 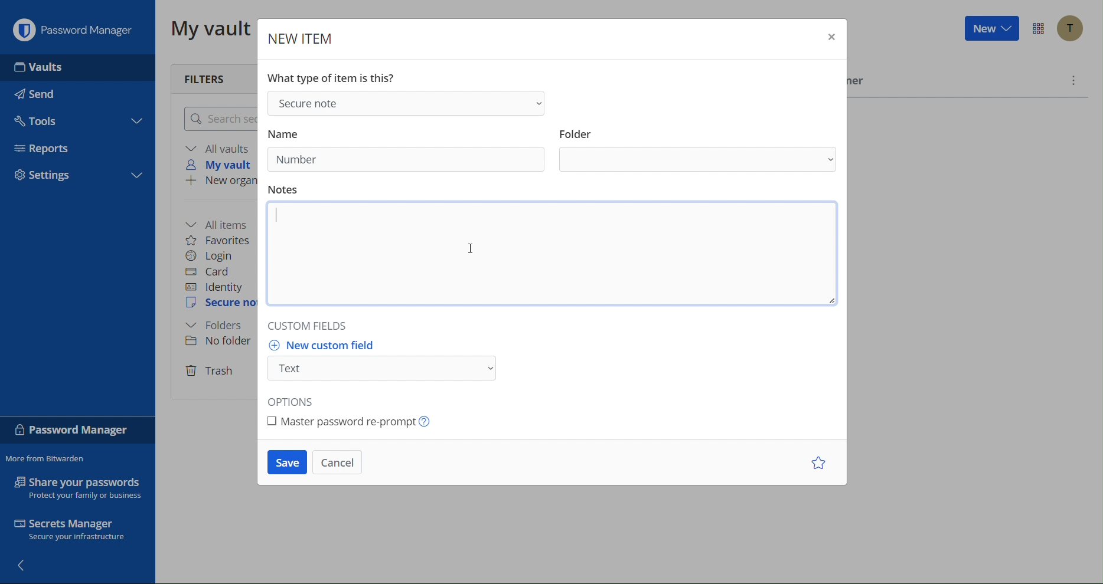 I want to click on Name, so click(x=293, y=131).